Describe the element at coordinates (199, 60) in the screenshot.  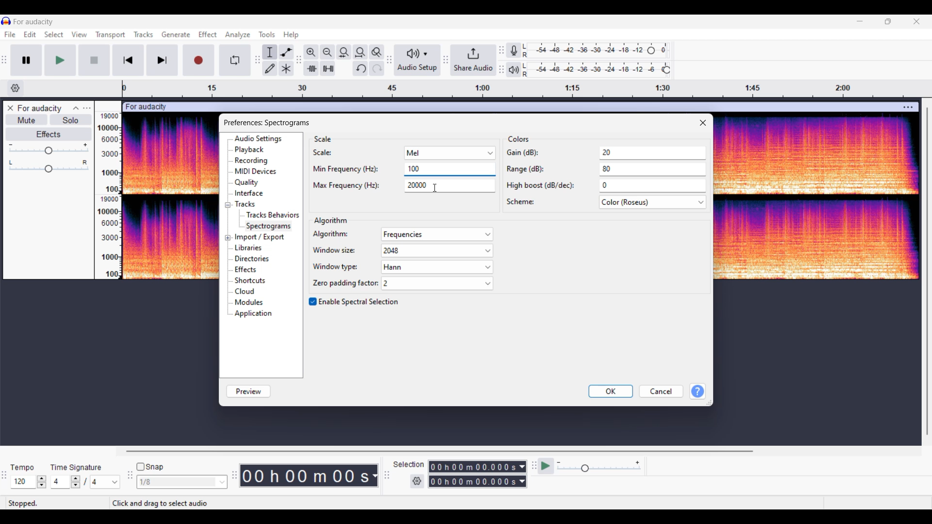
I see `Record/Record new track` at that location.